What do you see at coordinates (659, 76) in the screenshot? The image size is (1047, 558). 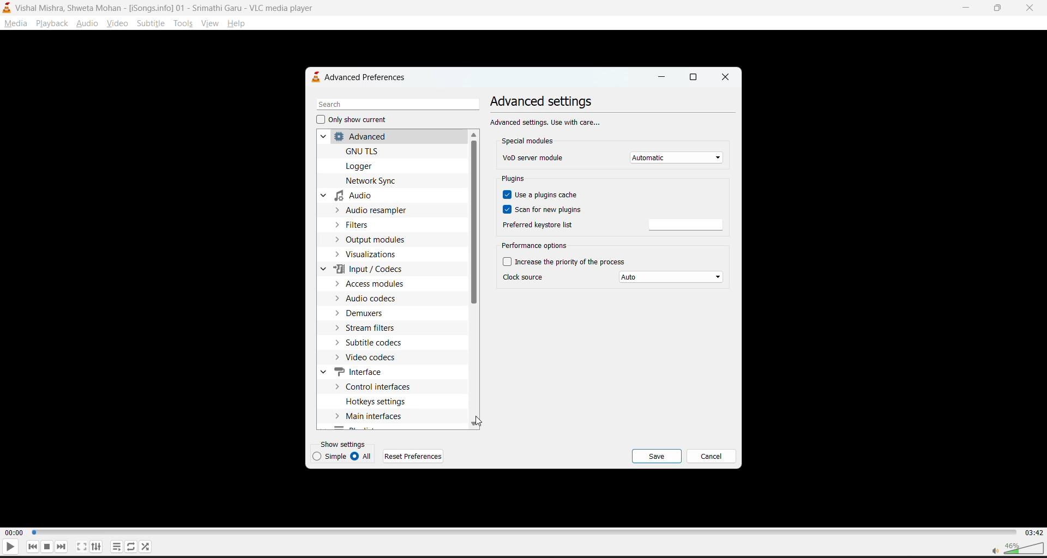 I see `minimize` at bounding box center [659, 76].